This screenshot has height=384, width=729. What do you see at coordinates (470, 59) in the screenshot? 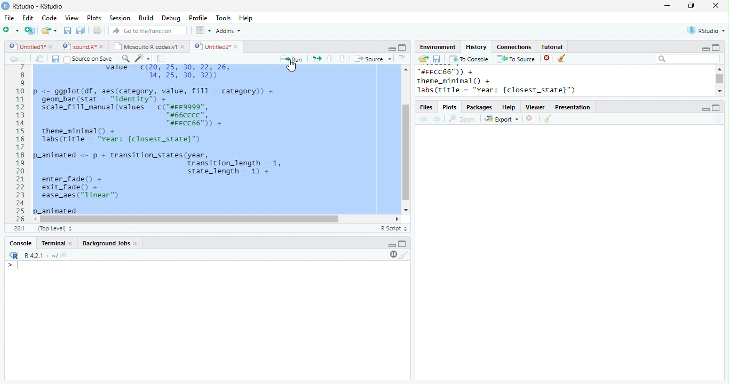
I see `To Console` at bounding box center [470, 59].